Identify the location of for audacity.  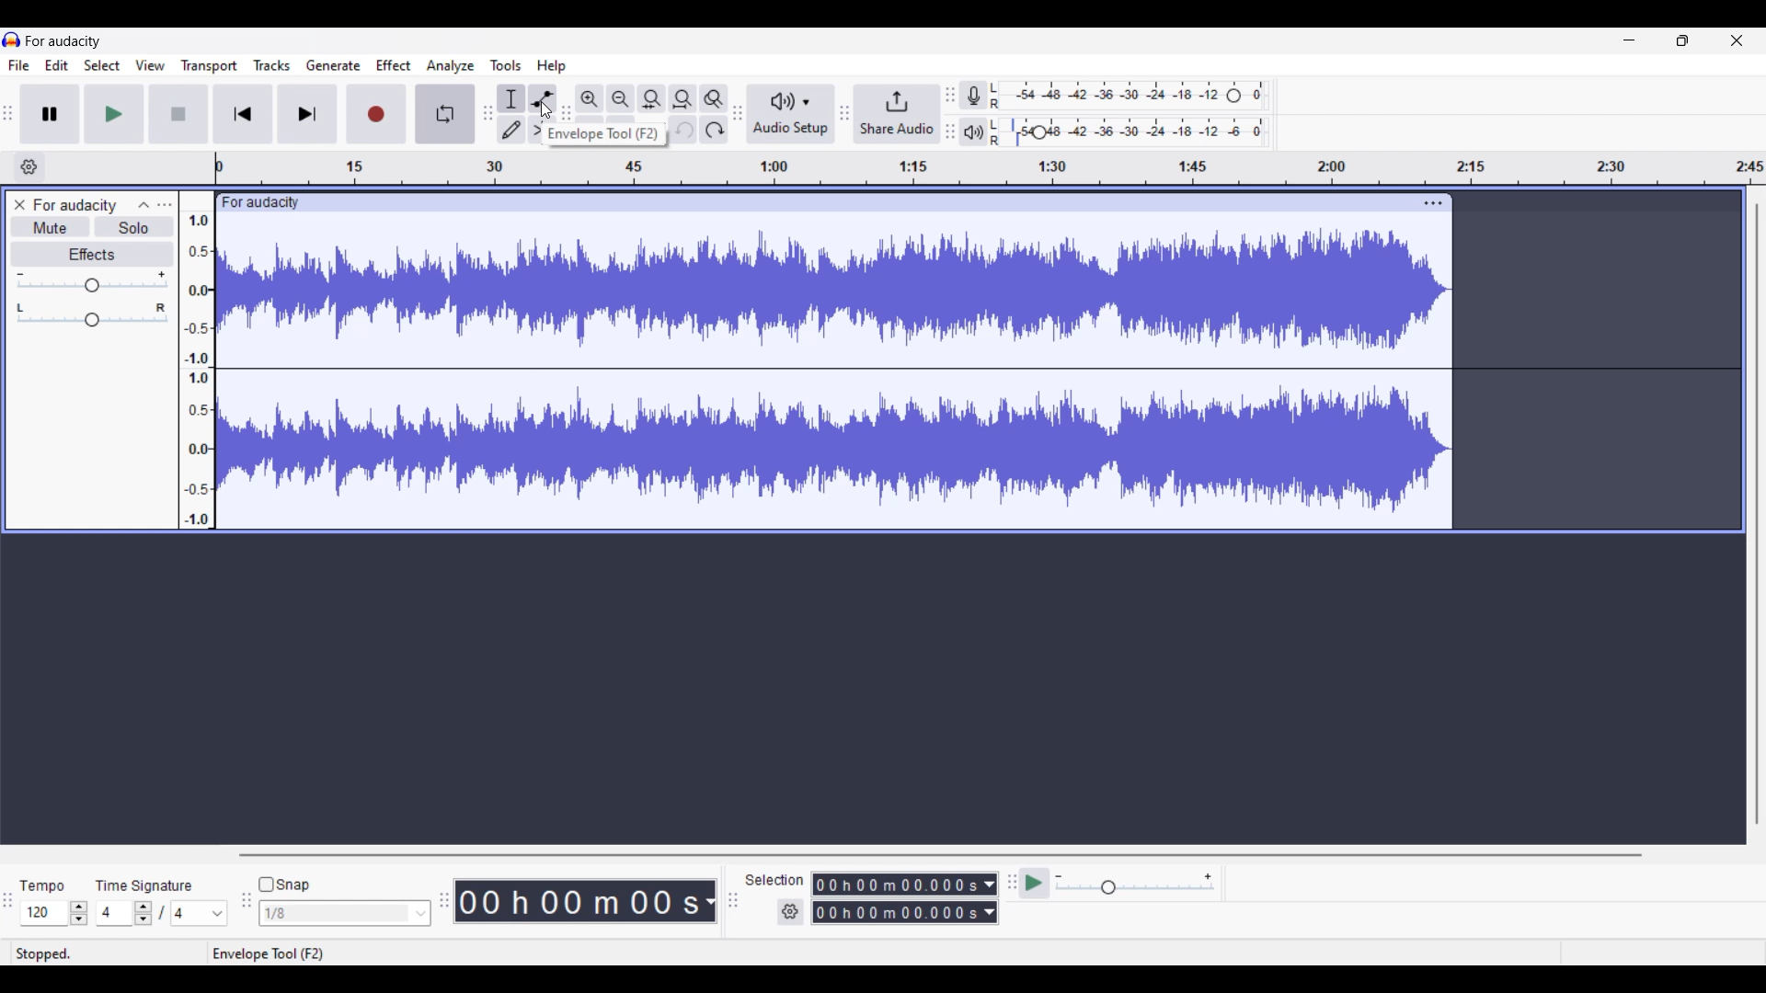
(64, 41).